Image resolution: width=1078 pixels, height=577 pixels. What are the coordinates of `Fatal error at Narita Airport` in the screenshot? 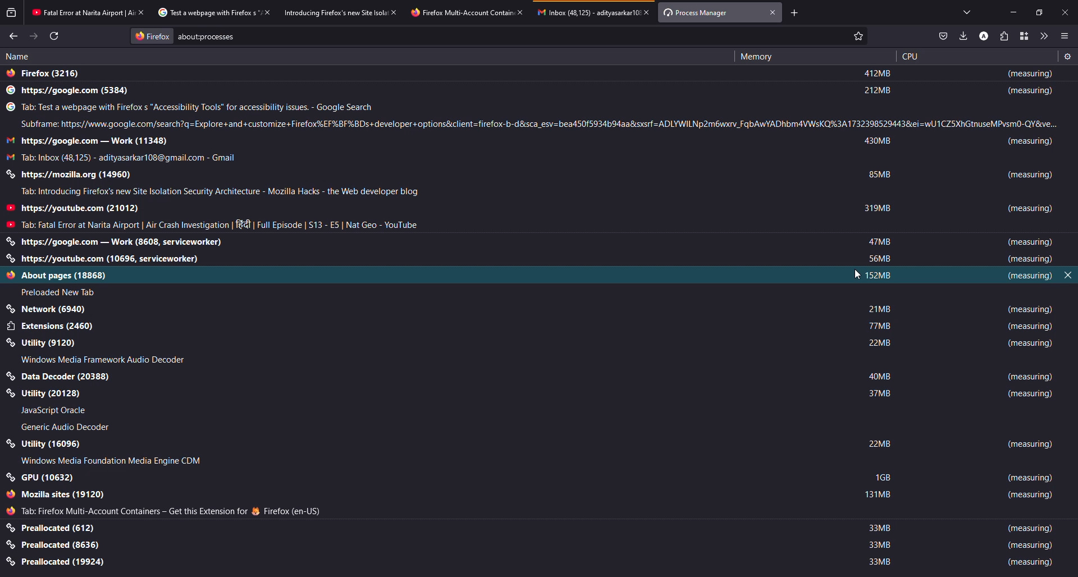 It's located at (76, 13).